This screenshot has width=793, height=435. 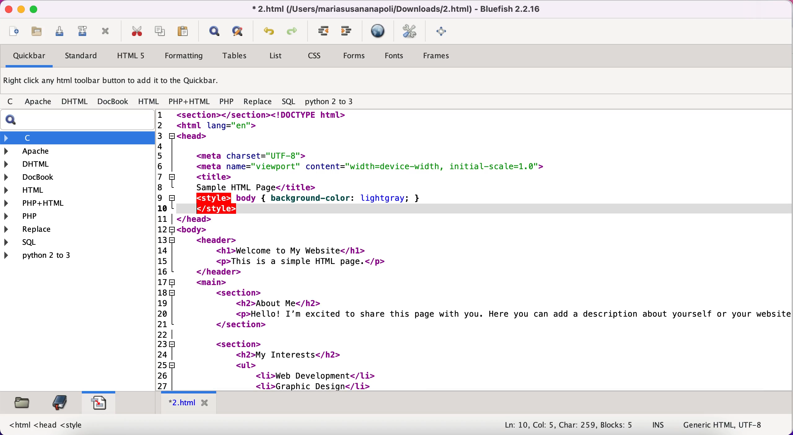 What do you see at coordinates (62, 33) in the screenshot?
I see `save current file` at bounding box center [62, 33].